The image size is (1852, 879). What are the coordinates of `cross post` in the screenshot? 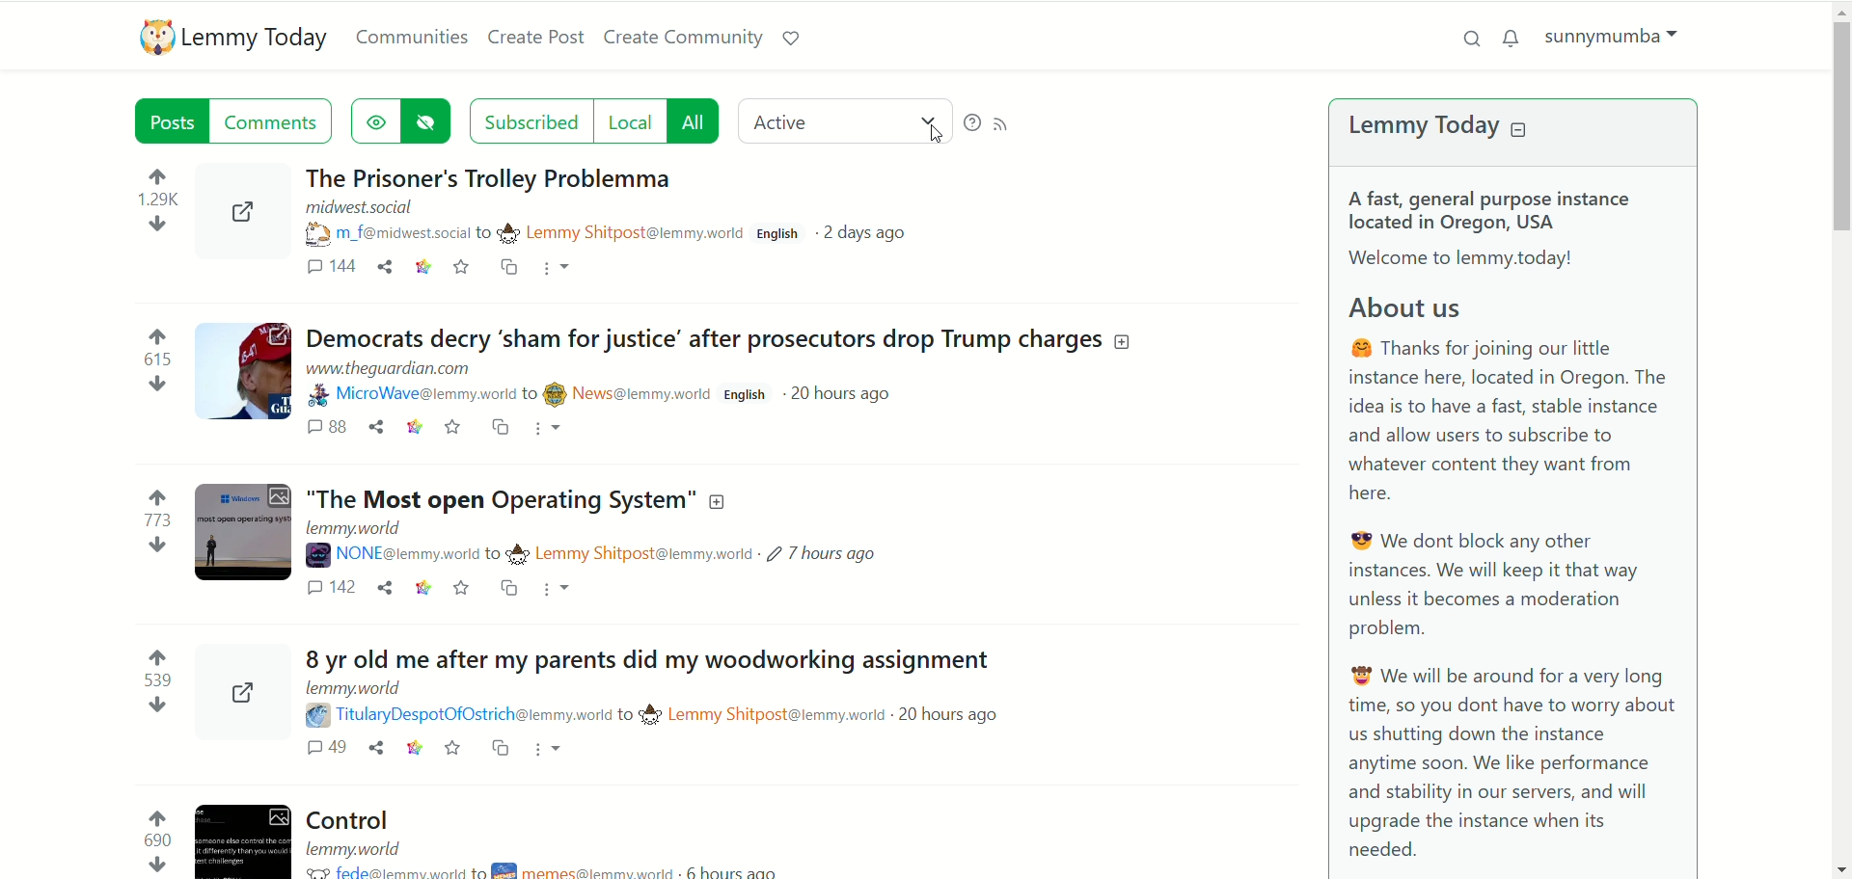 It's located at (512, 594).